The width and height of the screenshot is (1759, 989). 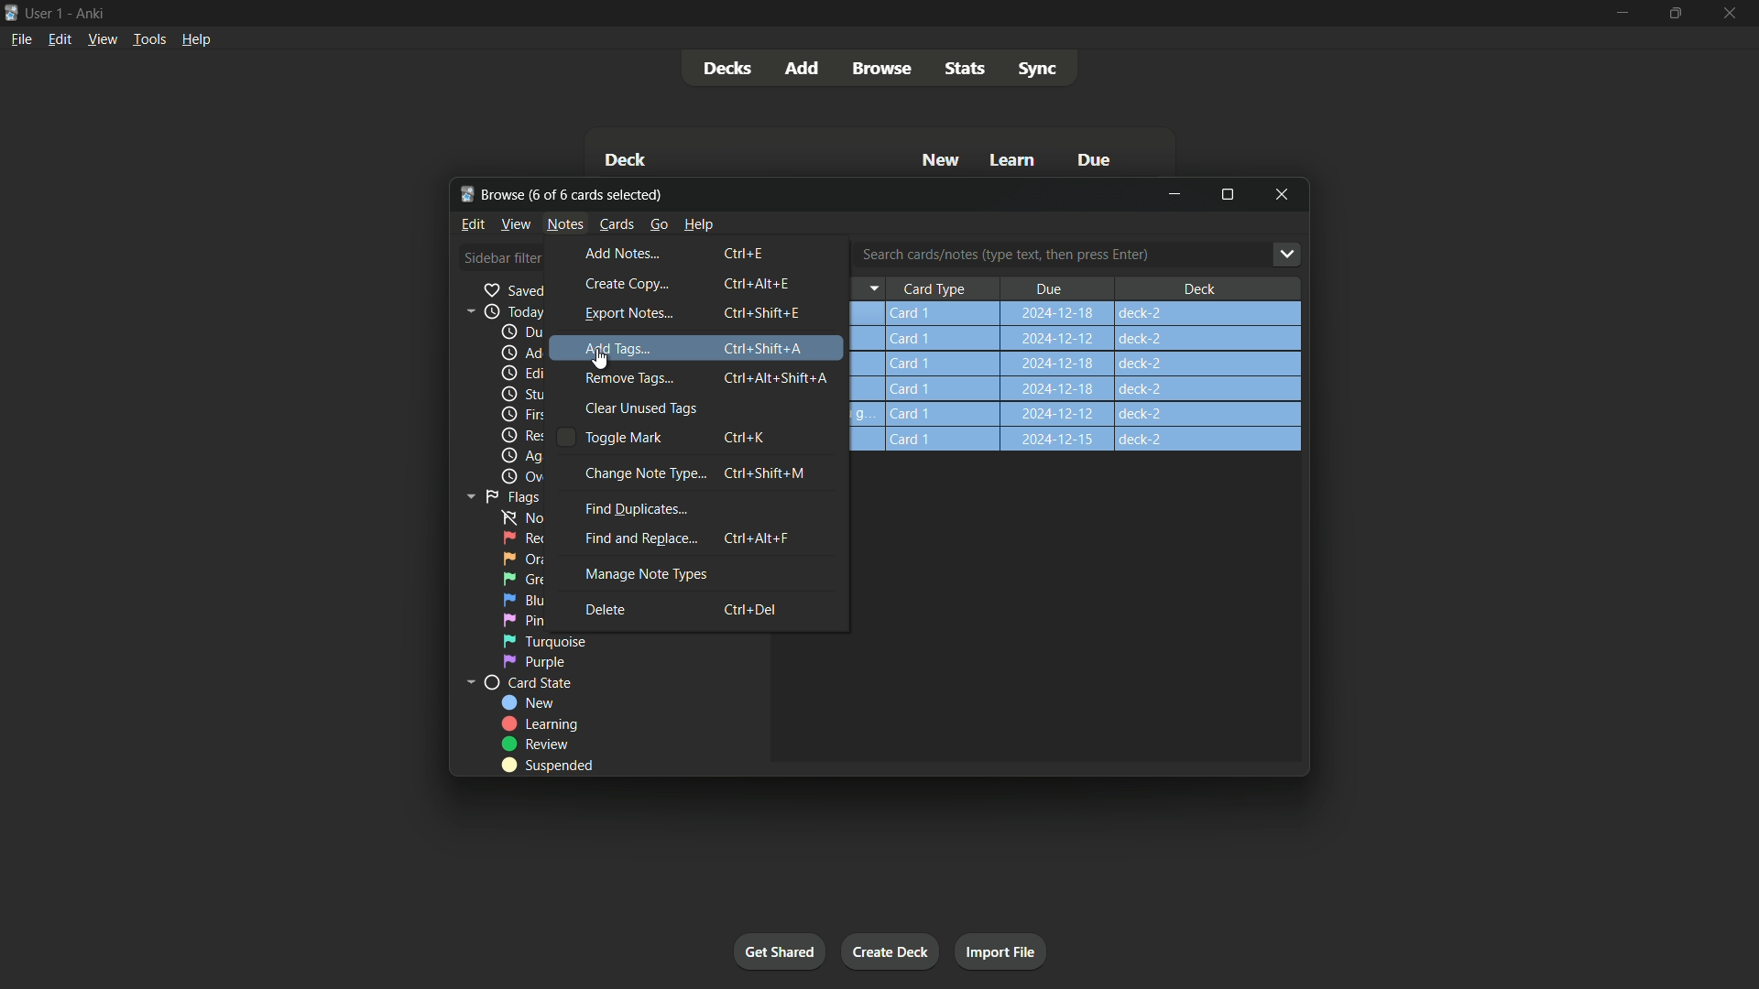 What do you see at coordinates (520, 353) in the screenshot?
I see `added` at bounding box center [520, 353].